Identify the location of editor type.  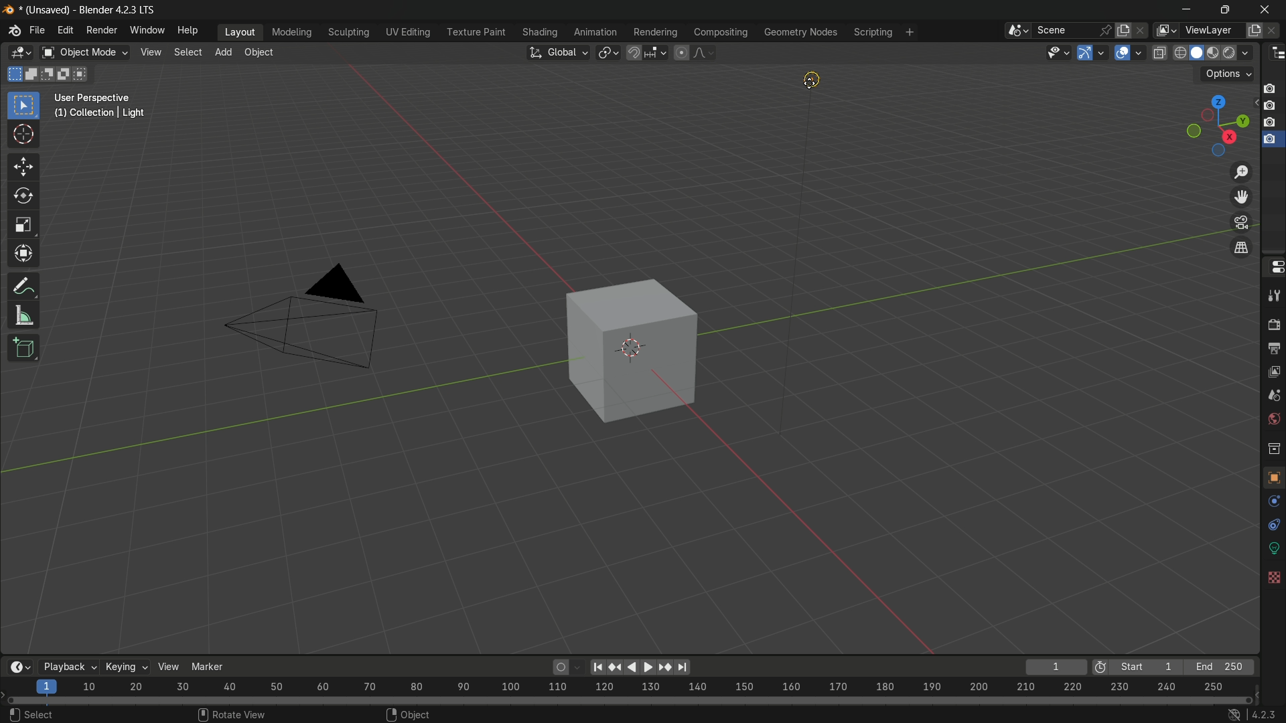
(21, 52).